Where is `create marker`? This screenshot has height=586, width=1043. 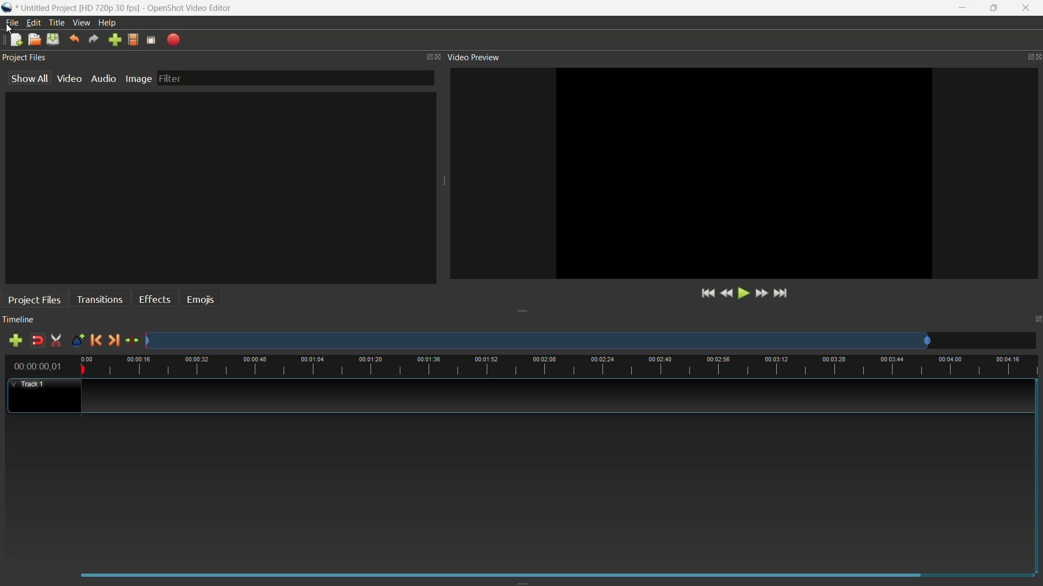
create marker is located at coordinates (77, 341).